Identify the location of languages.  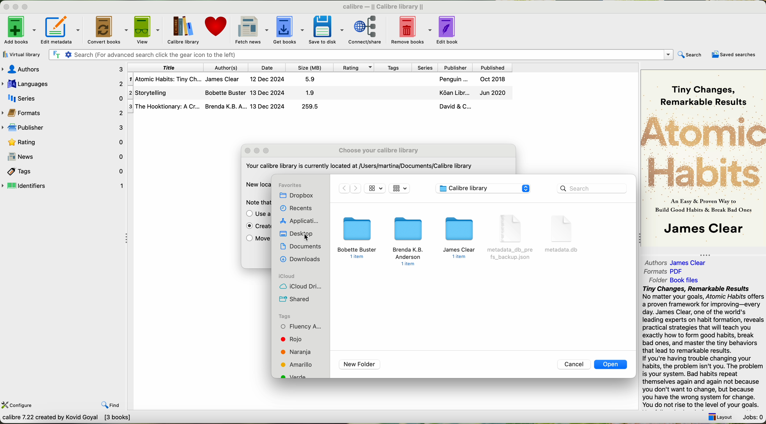
(63, 83).